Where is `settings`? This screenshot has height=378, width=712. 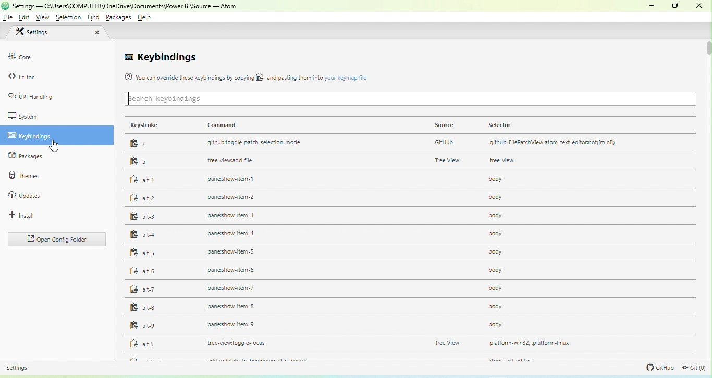
settings is located at coordinates (32, 32).